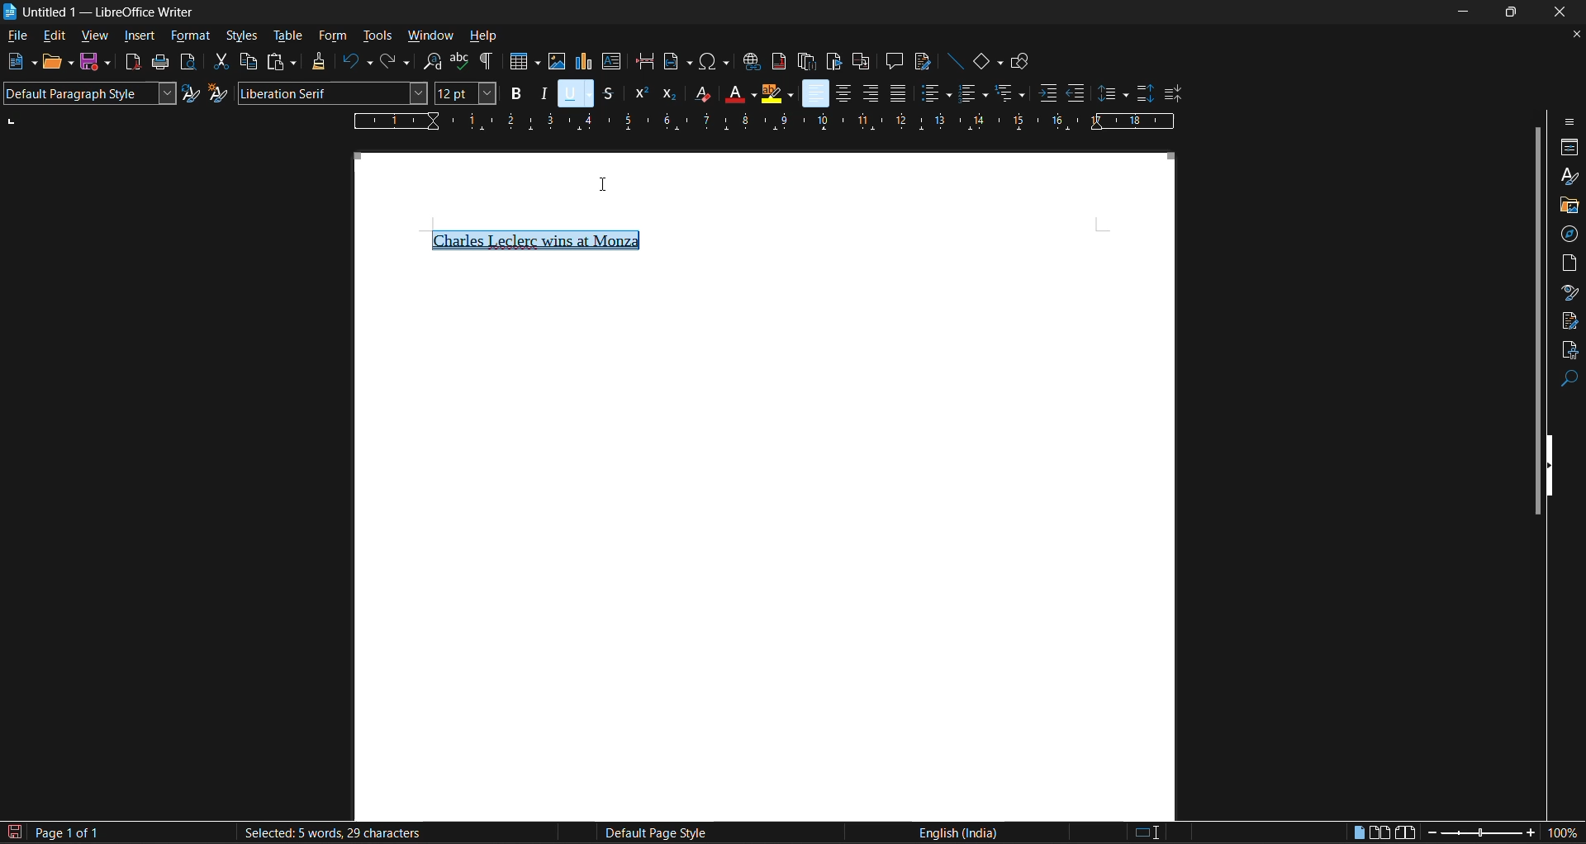 The image size is (1586, 844). I want to click on toggle unordered list, so click(935, 92).